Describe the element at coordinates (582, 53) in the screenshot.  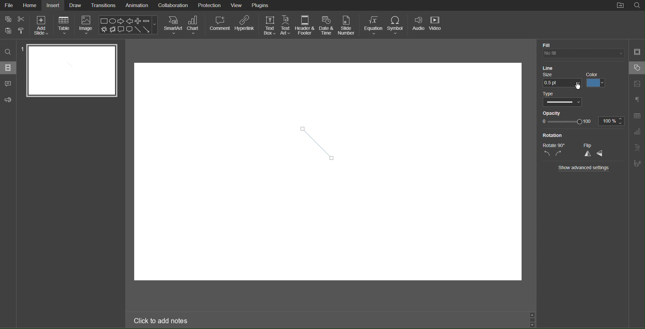
I see `No fill` at that location.